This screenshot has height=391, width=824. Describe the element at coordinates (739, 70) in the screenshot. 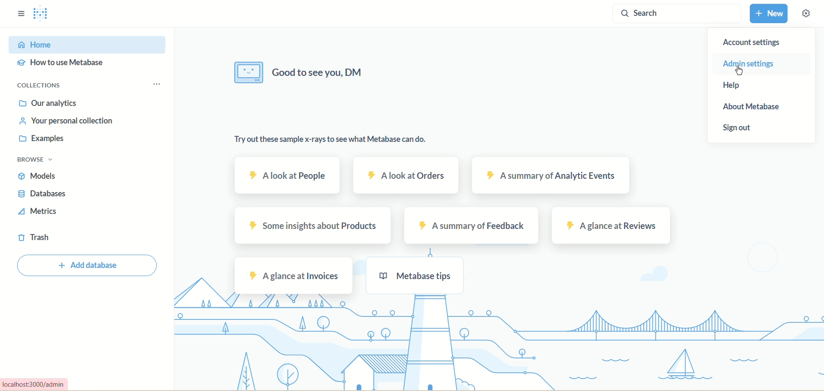

I see `cursor` at that location.